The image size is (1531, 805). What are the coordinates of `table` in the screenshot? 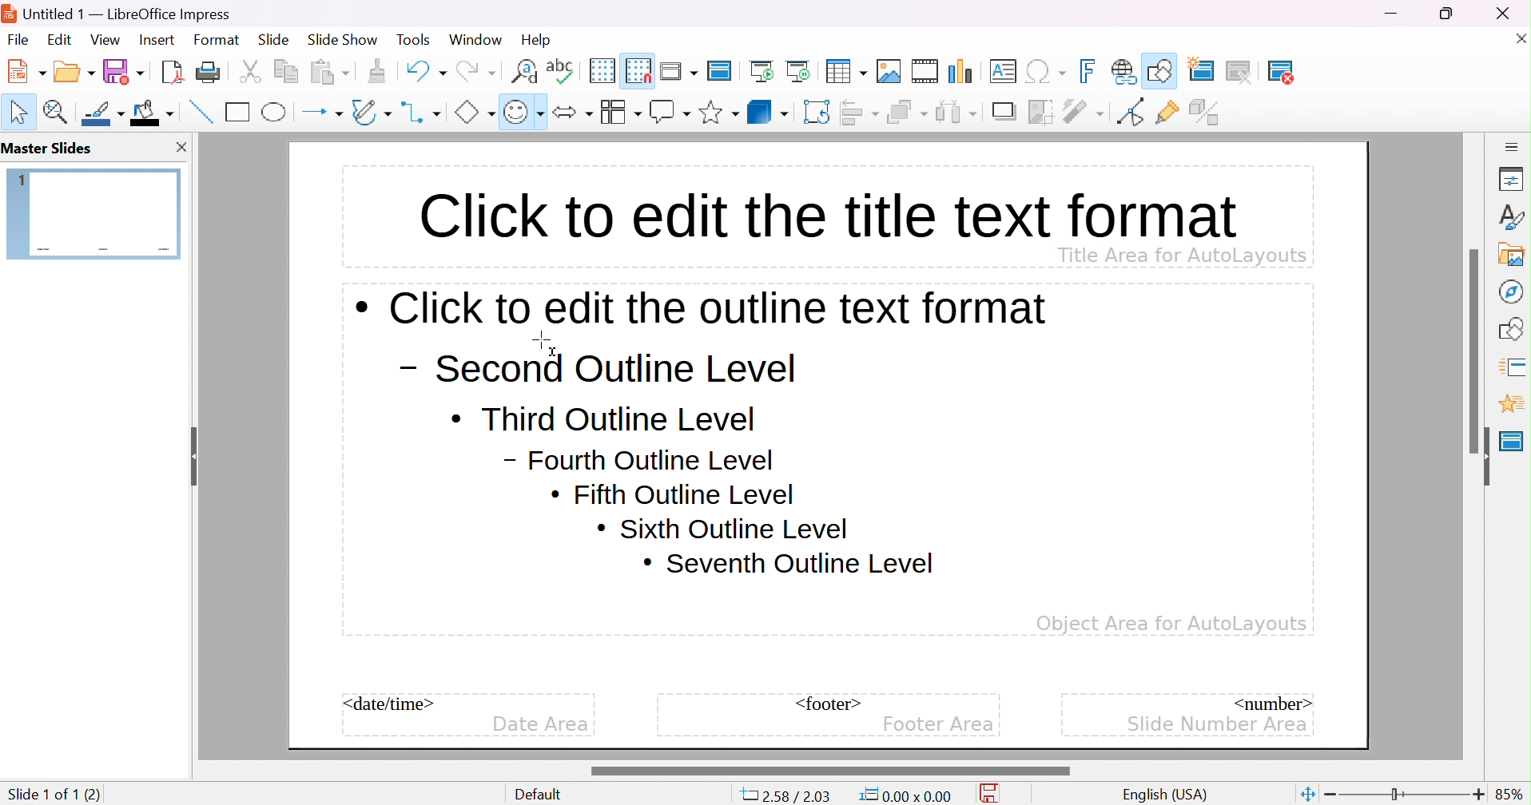 It's located at (847, 69).